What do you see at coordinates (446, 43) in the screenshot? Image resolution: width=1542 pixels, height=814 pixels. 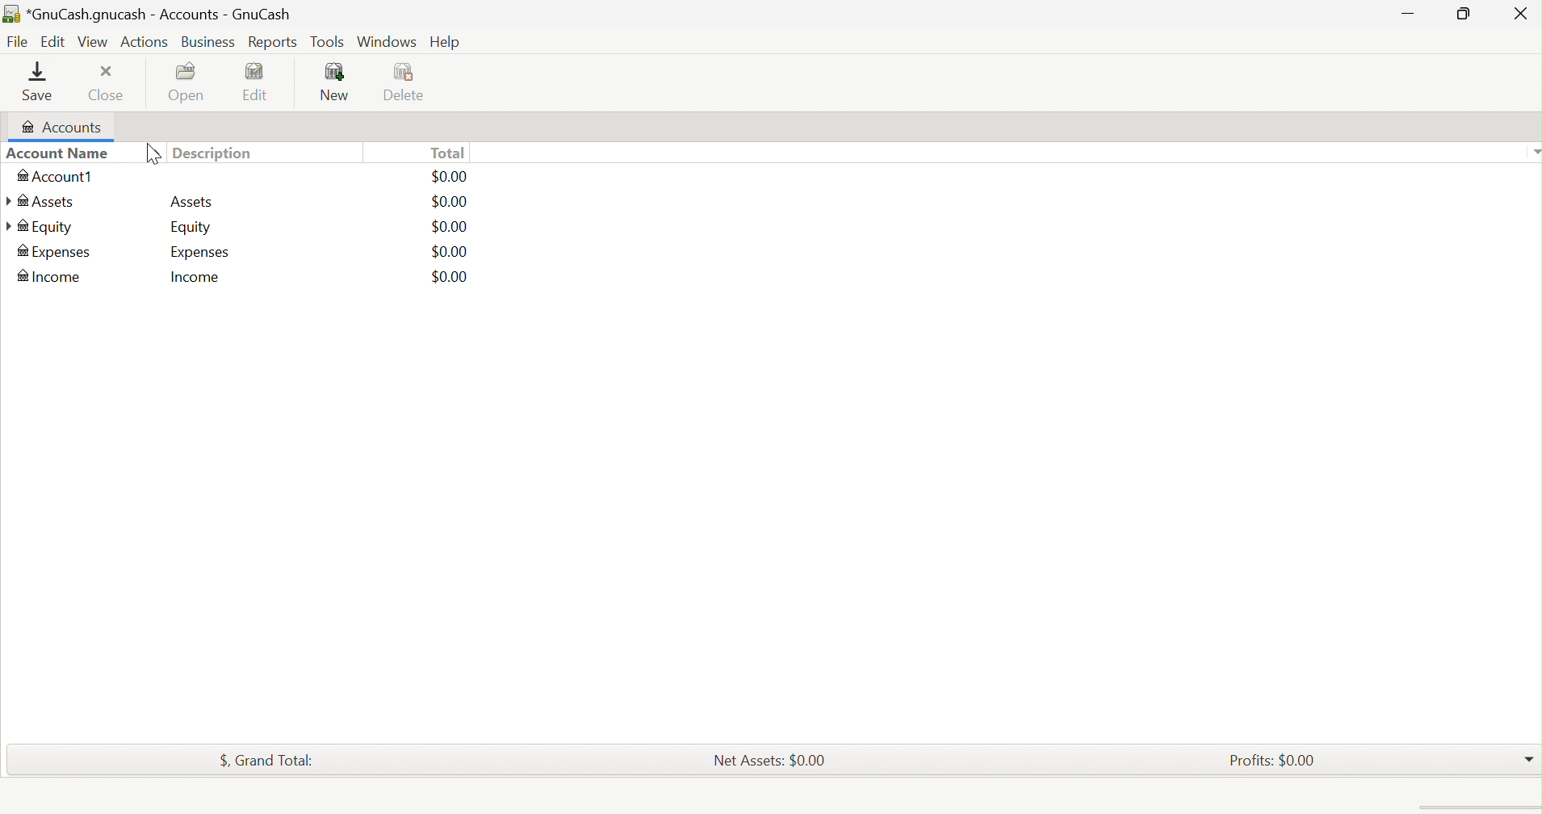 I see `Help` at bounding box center [446, 43].